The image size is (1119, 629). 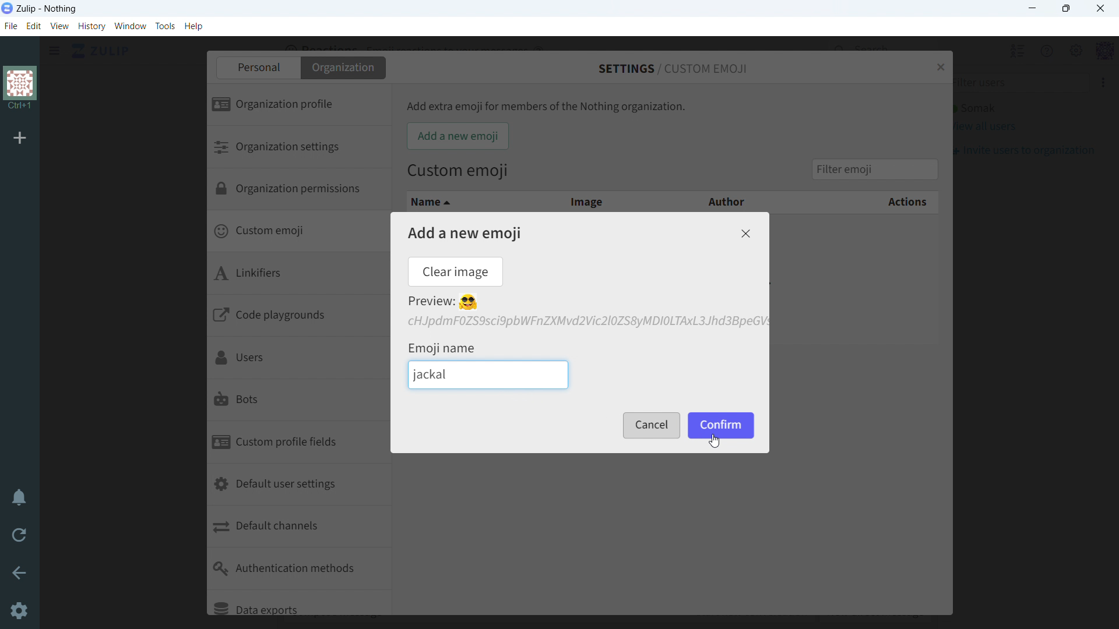 I want to click on author, so click(x=719, y=200).